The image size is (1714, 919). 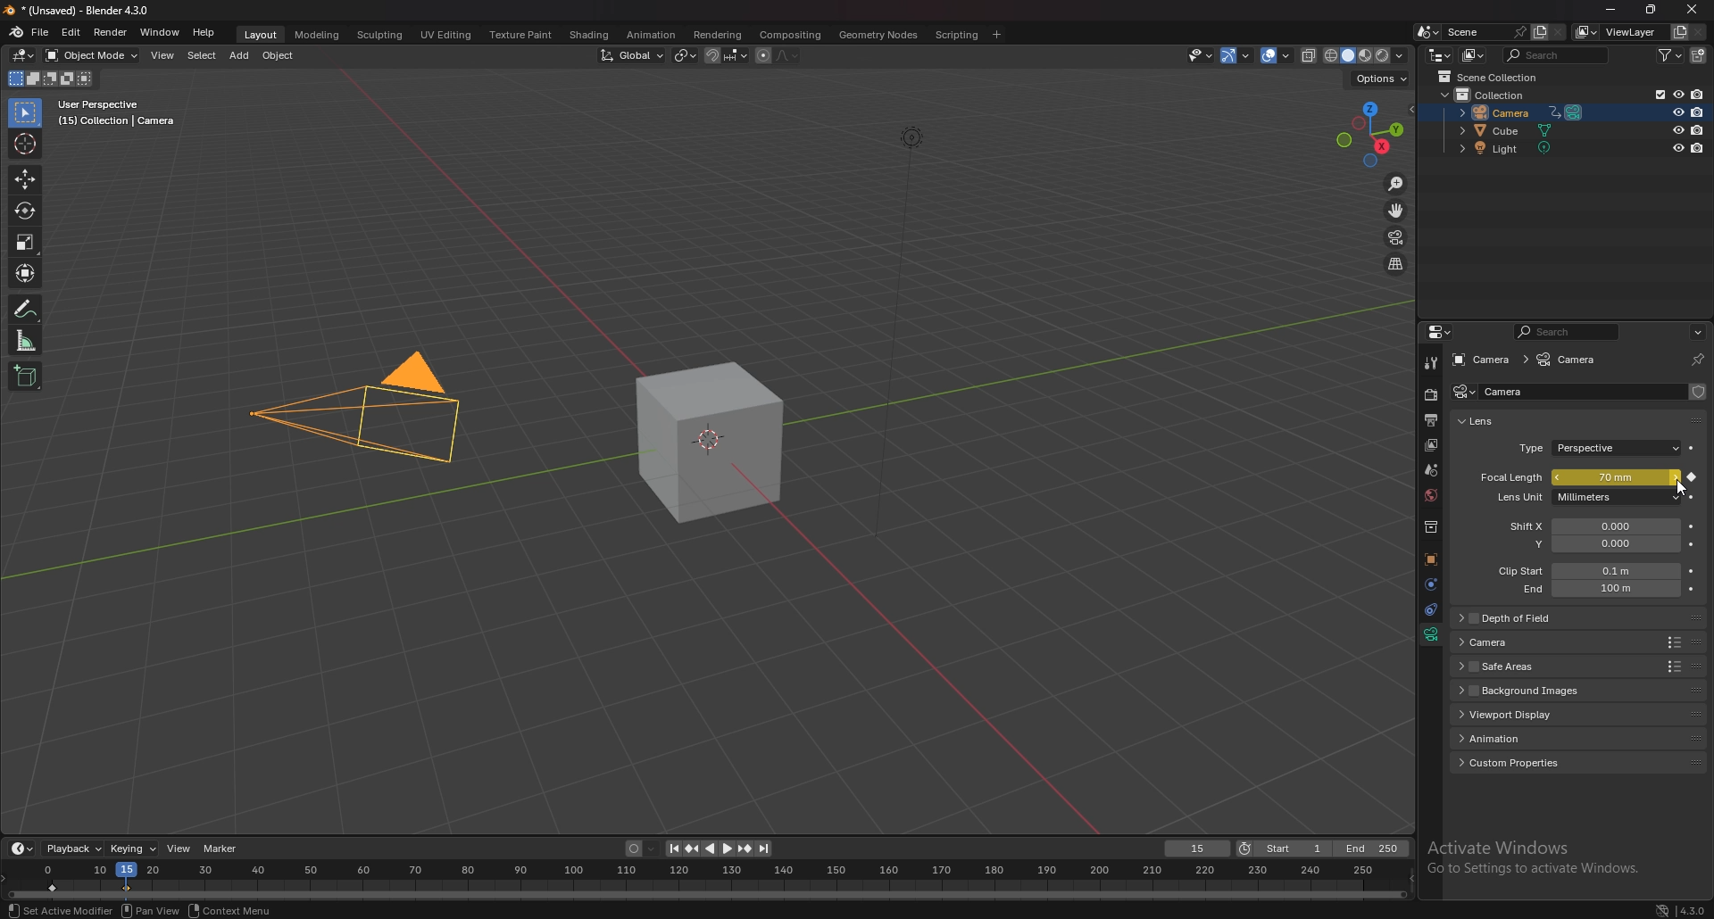 I want to click on play animation, so click(x=720, y=849).